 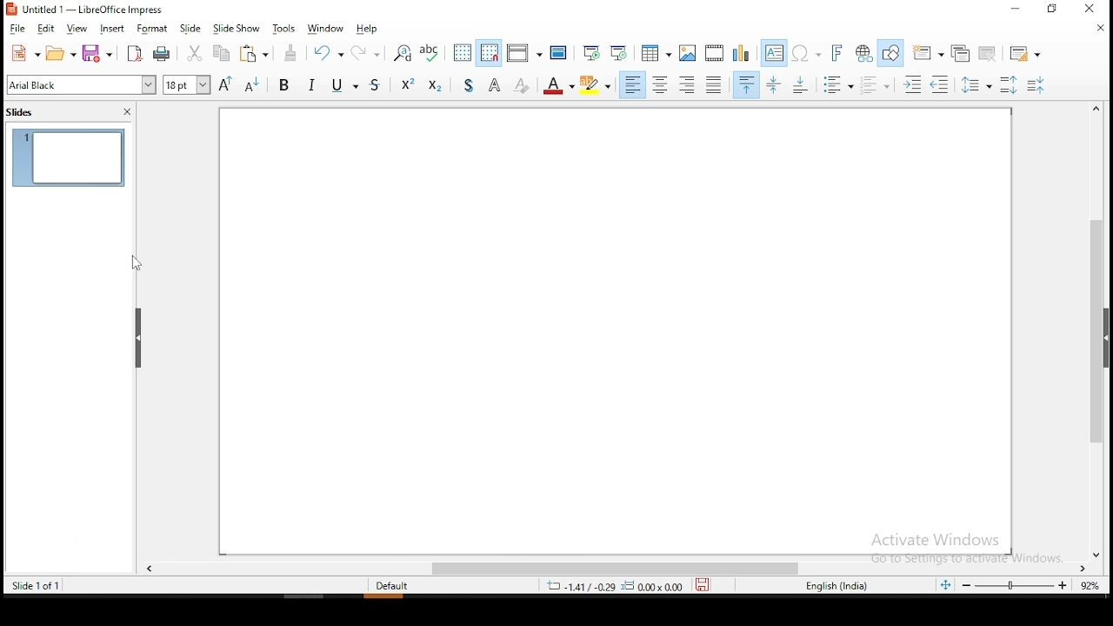 I want to click on edit, so click(x=49, y=29).